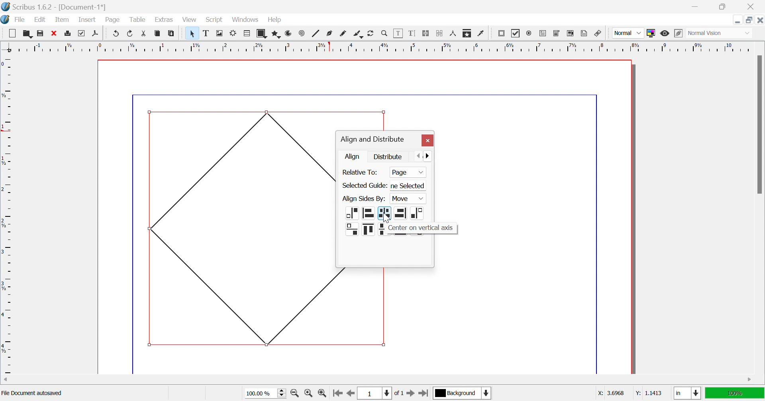  What do you see at coordinates (398, 394) in the screenshot?
I see `of 1` at bounding box center [398, 394].